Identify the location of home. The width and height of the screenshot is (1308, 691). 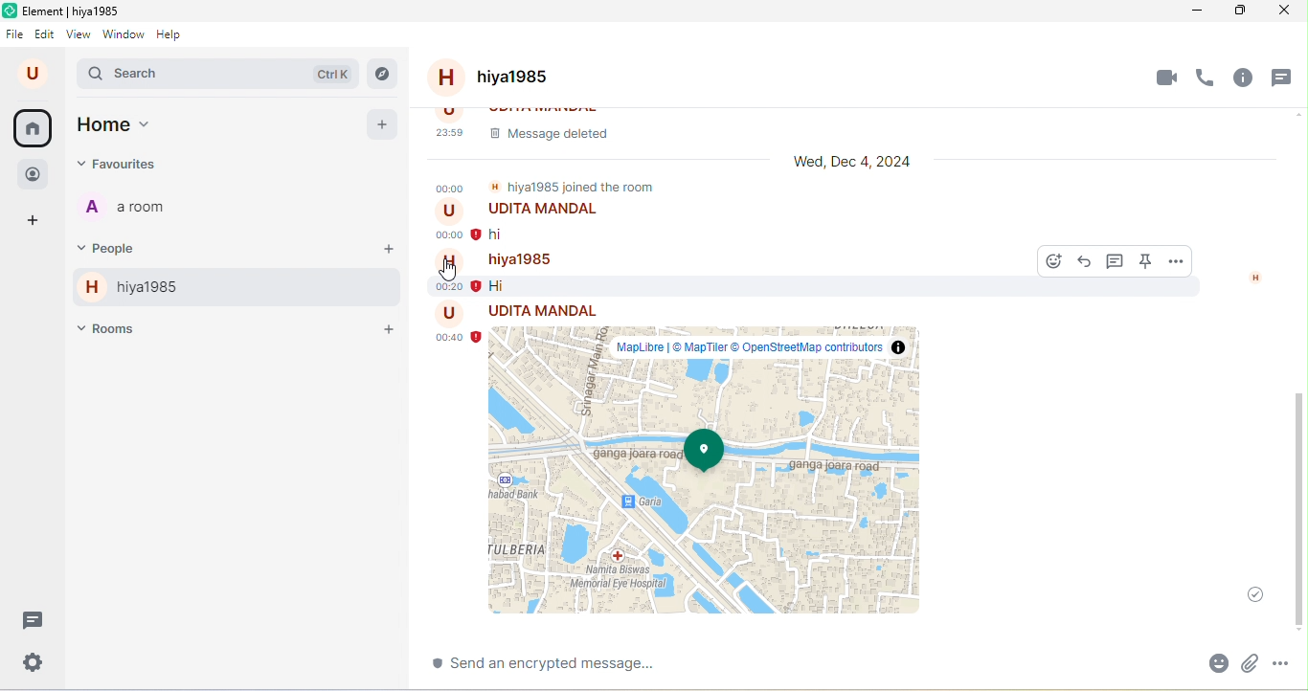
(34, 128).